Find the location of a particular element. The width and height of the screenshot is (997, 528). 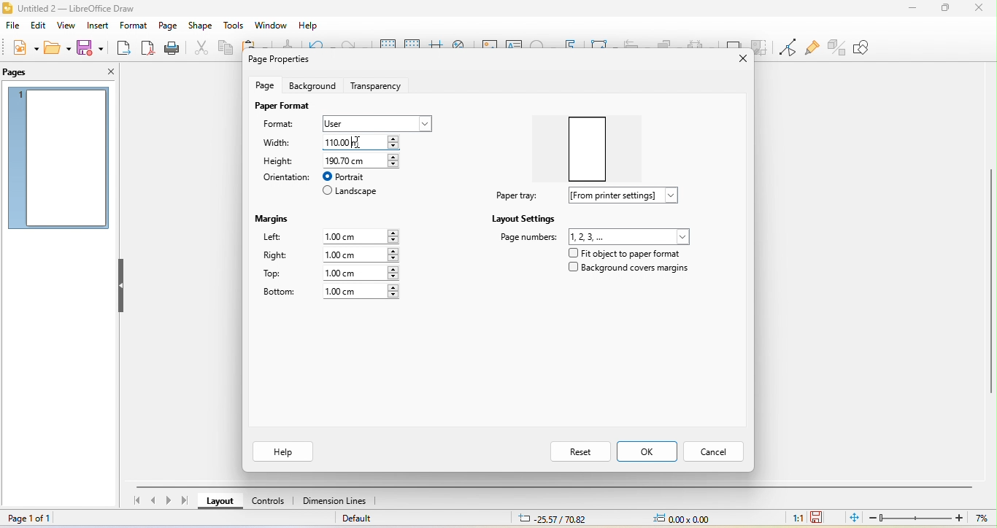

1.00 cm is located at coordinates (361, 273).